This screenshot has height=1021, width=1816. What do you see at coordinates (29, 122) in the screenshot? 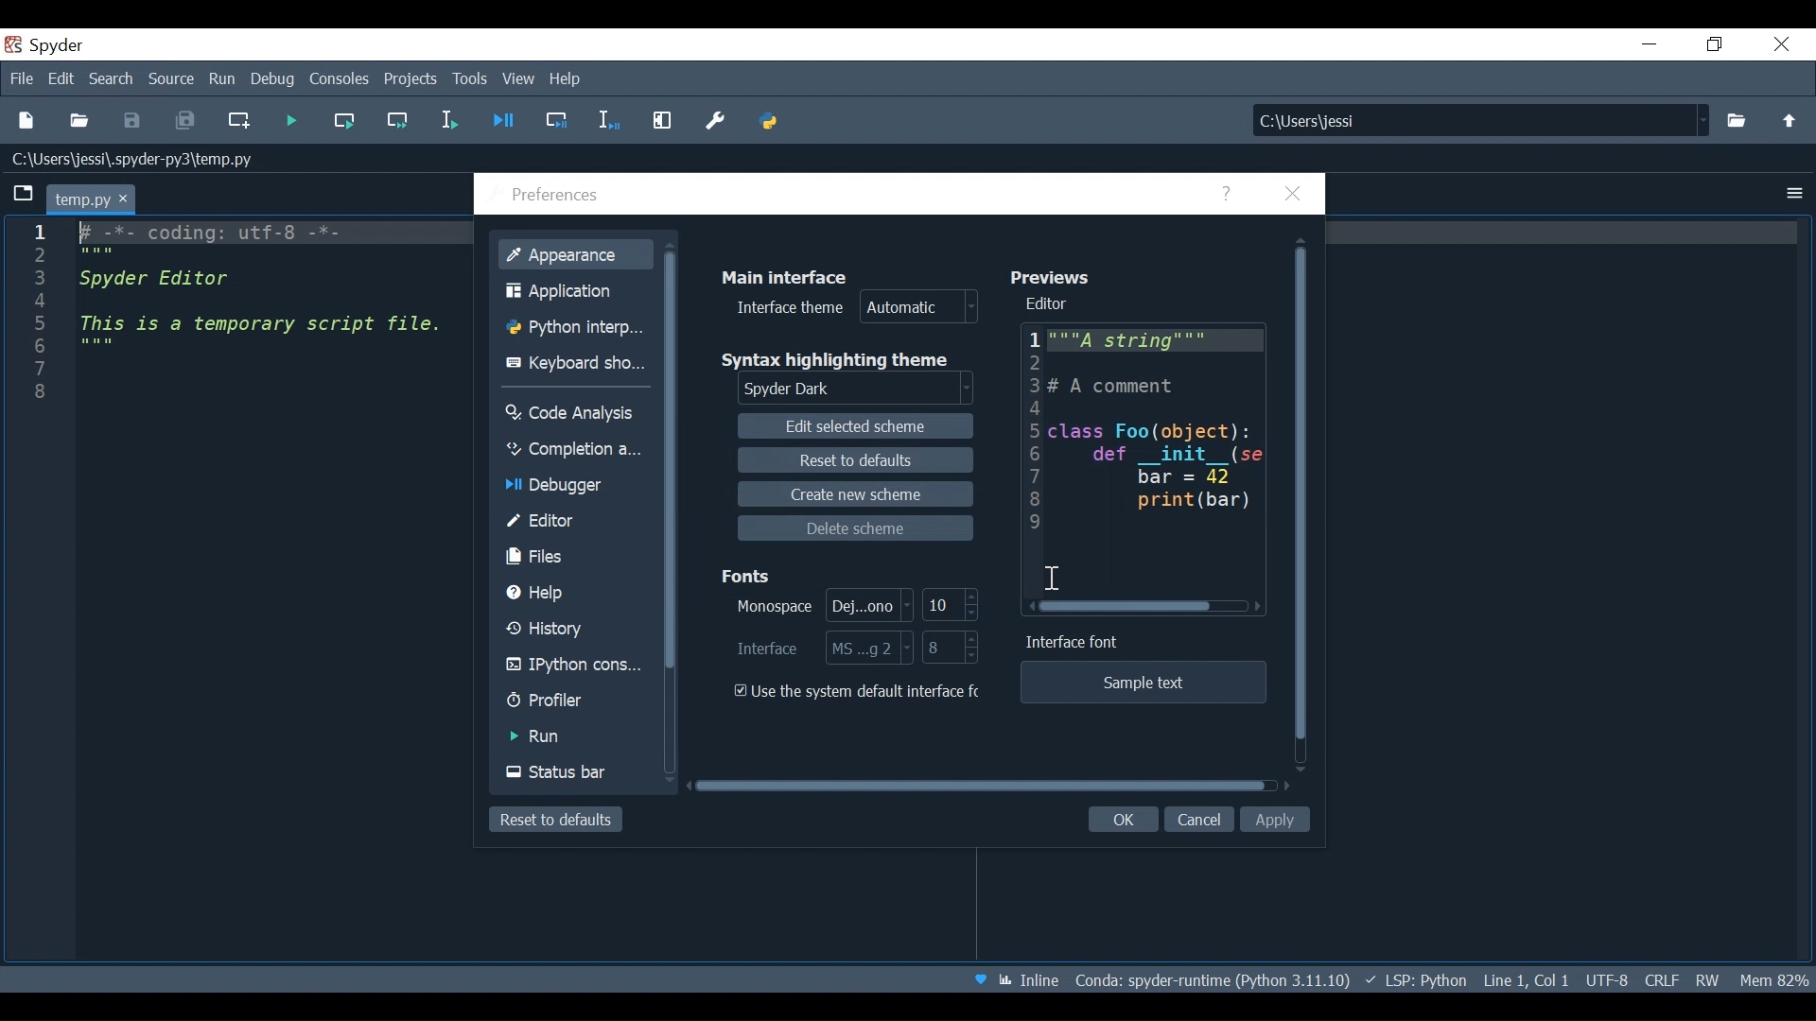
I see `New File` at bounding box center [29, 122].